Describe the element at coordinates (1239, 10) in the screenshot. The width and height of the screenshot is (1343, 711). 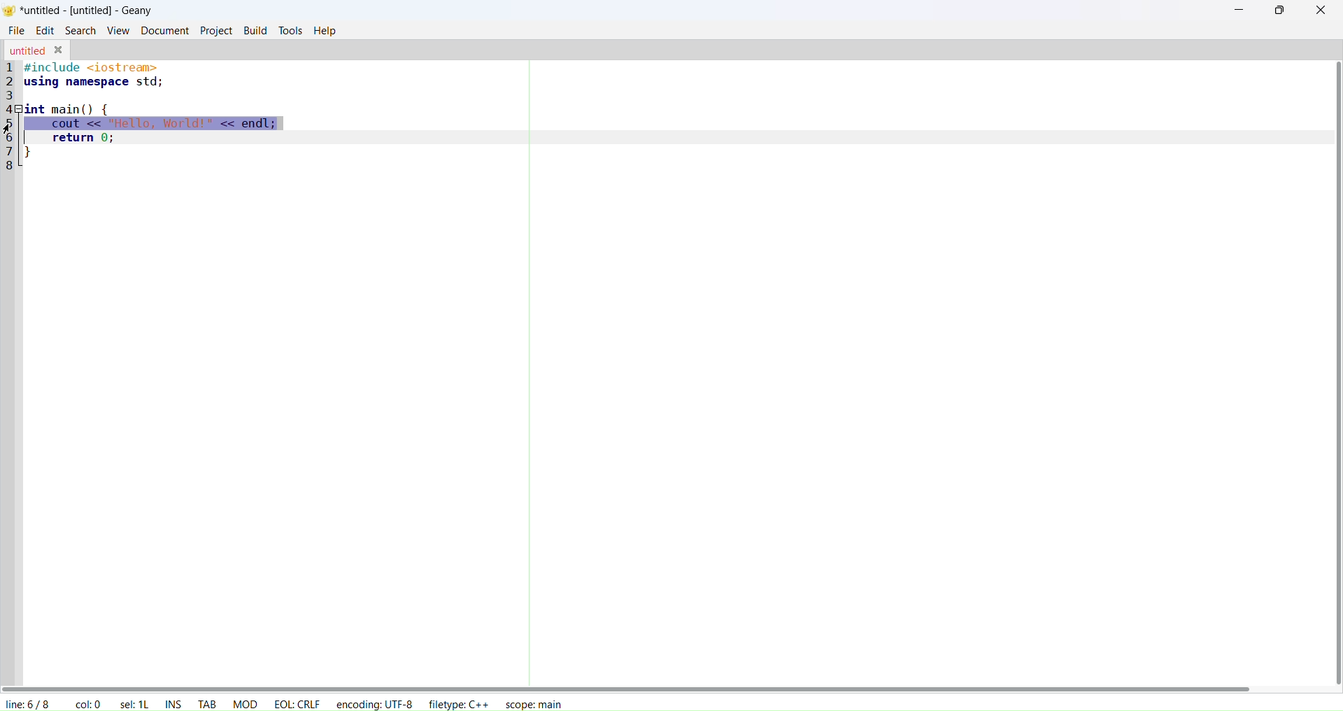
I see `minimize` at that location.